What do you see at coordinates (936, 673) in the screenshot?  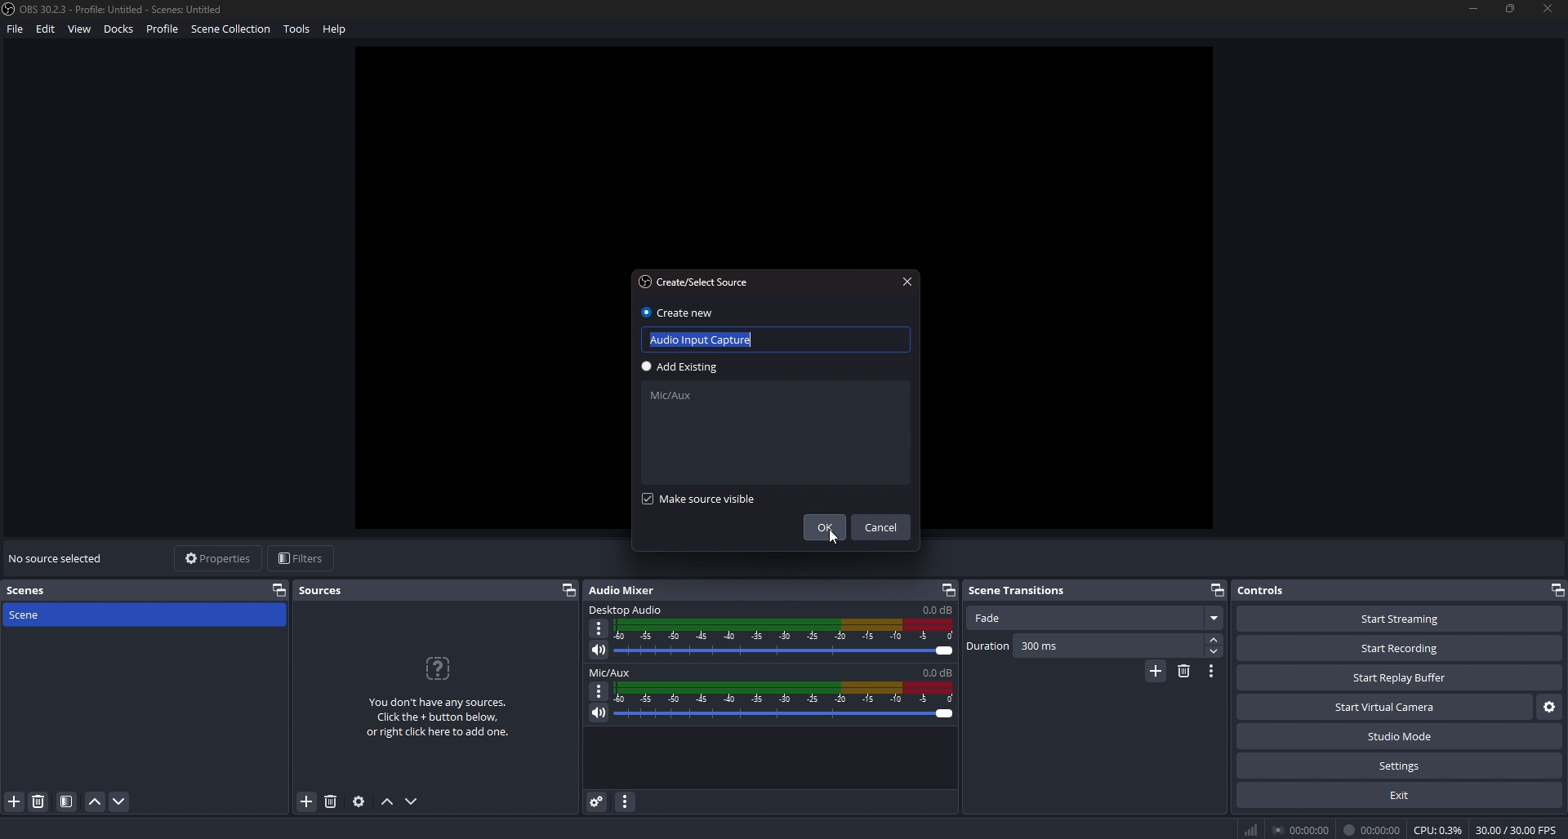 I see `volume level` at bounding box center [936, 673].